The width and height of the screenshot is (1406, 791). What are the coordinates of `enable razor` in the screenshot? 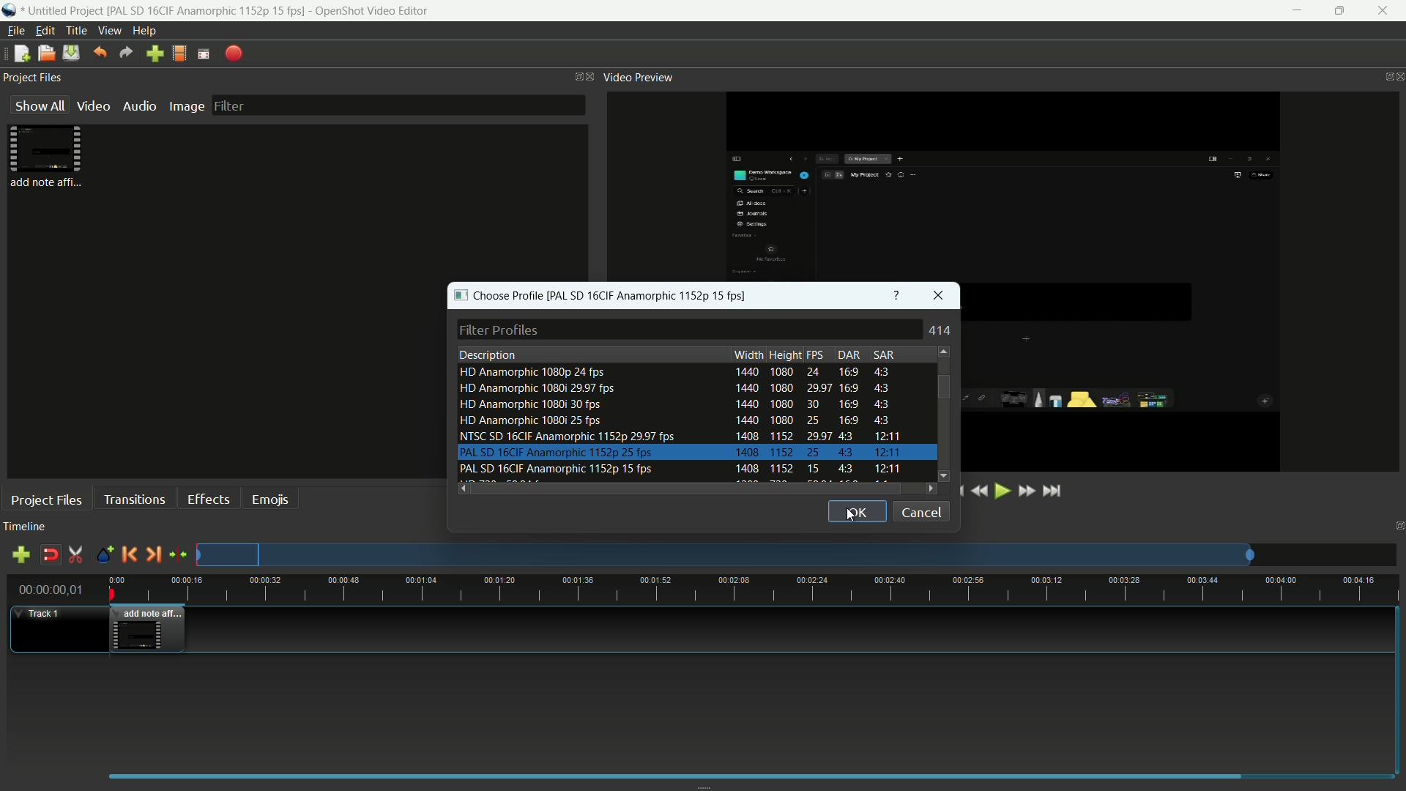 It's located at (76, 555).